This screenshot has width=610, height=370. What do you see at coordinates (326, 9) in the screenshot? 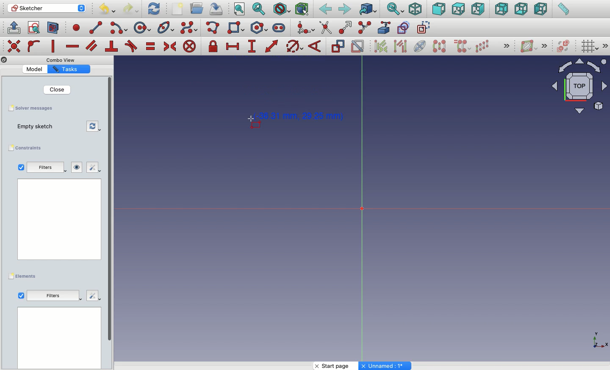
I see `Back` at bounding box center [326, 9].